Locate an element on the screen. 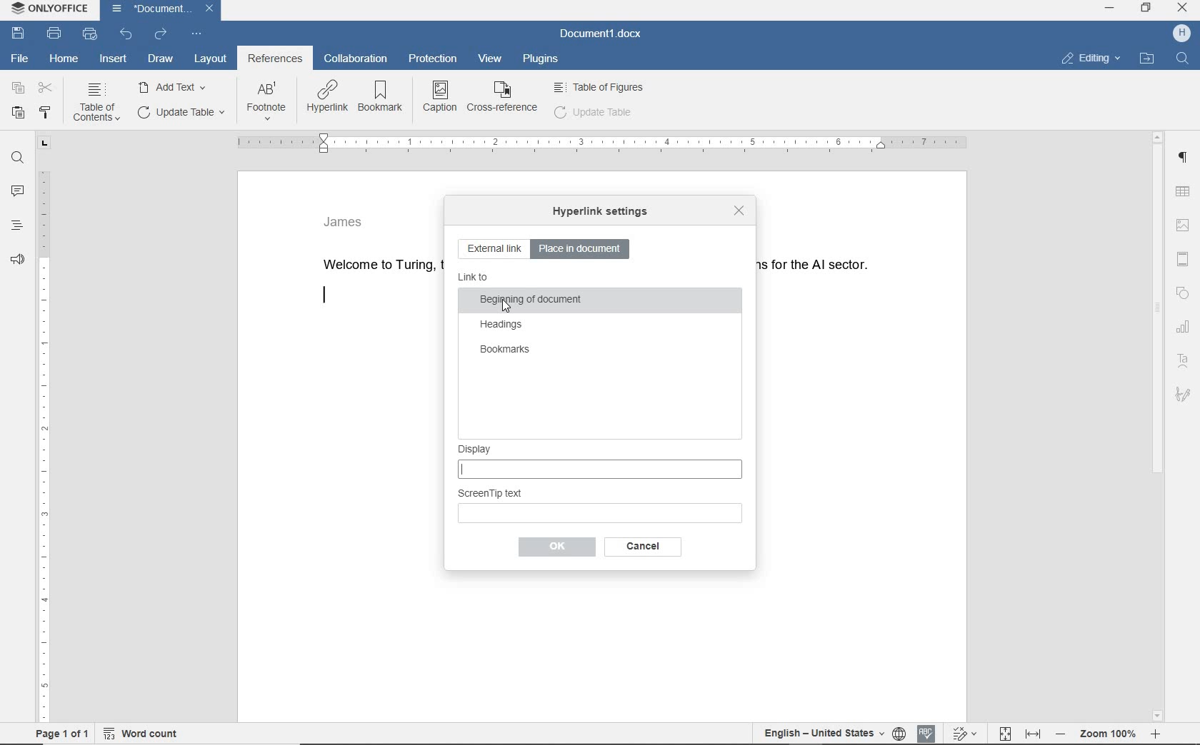 The image size is (1200, 745). English - United States is located at coordinates (815, 734).